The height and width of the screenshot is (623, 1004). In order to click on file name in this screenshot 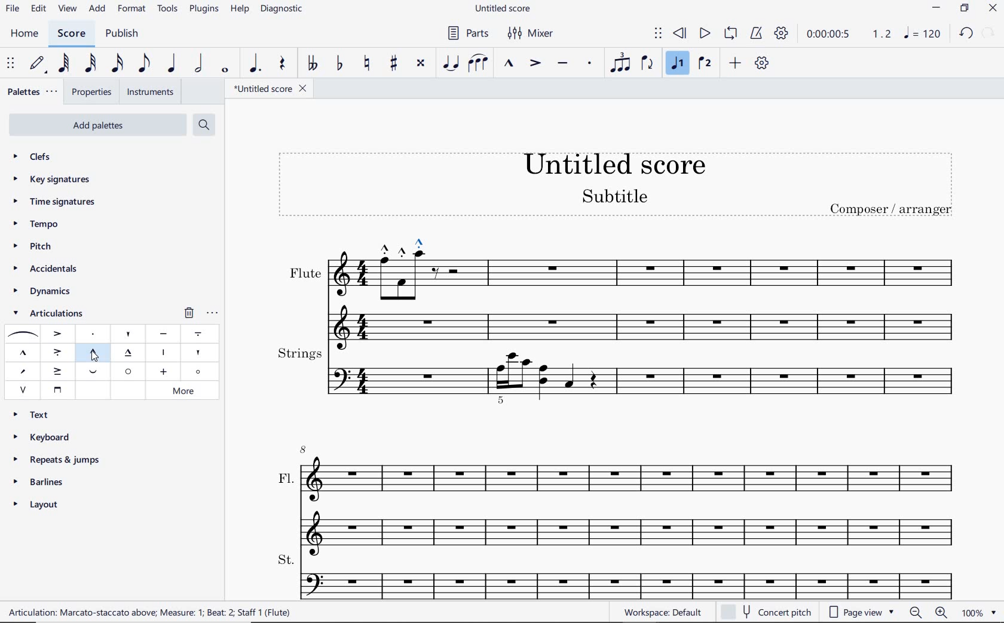, I will do `click(504, 8)`.